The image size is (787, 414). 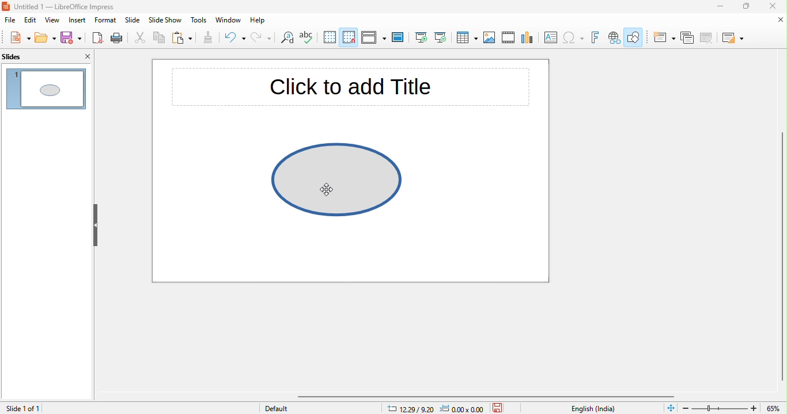 What do you see at coordinates (354, 91) in the screenshot?
I see `click to add title` at bounding box center [354, 91].